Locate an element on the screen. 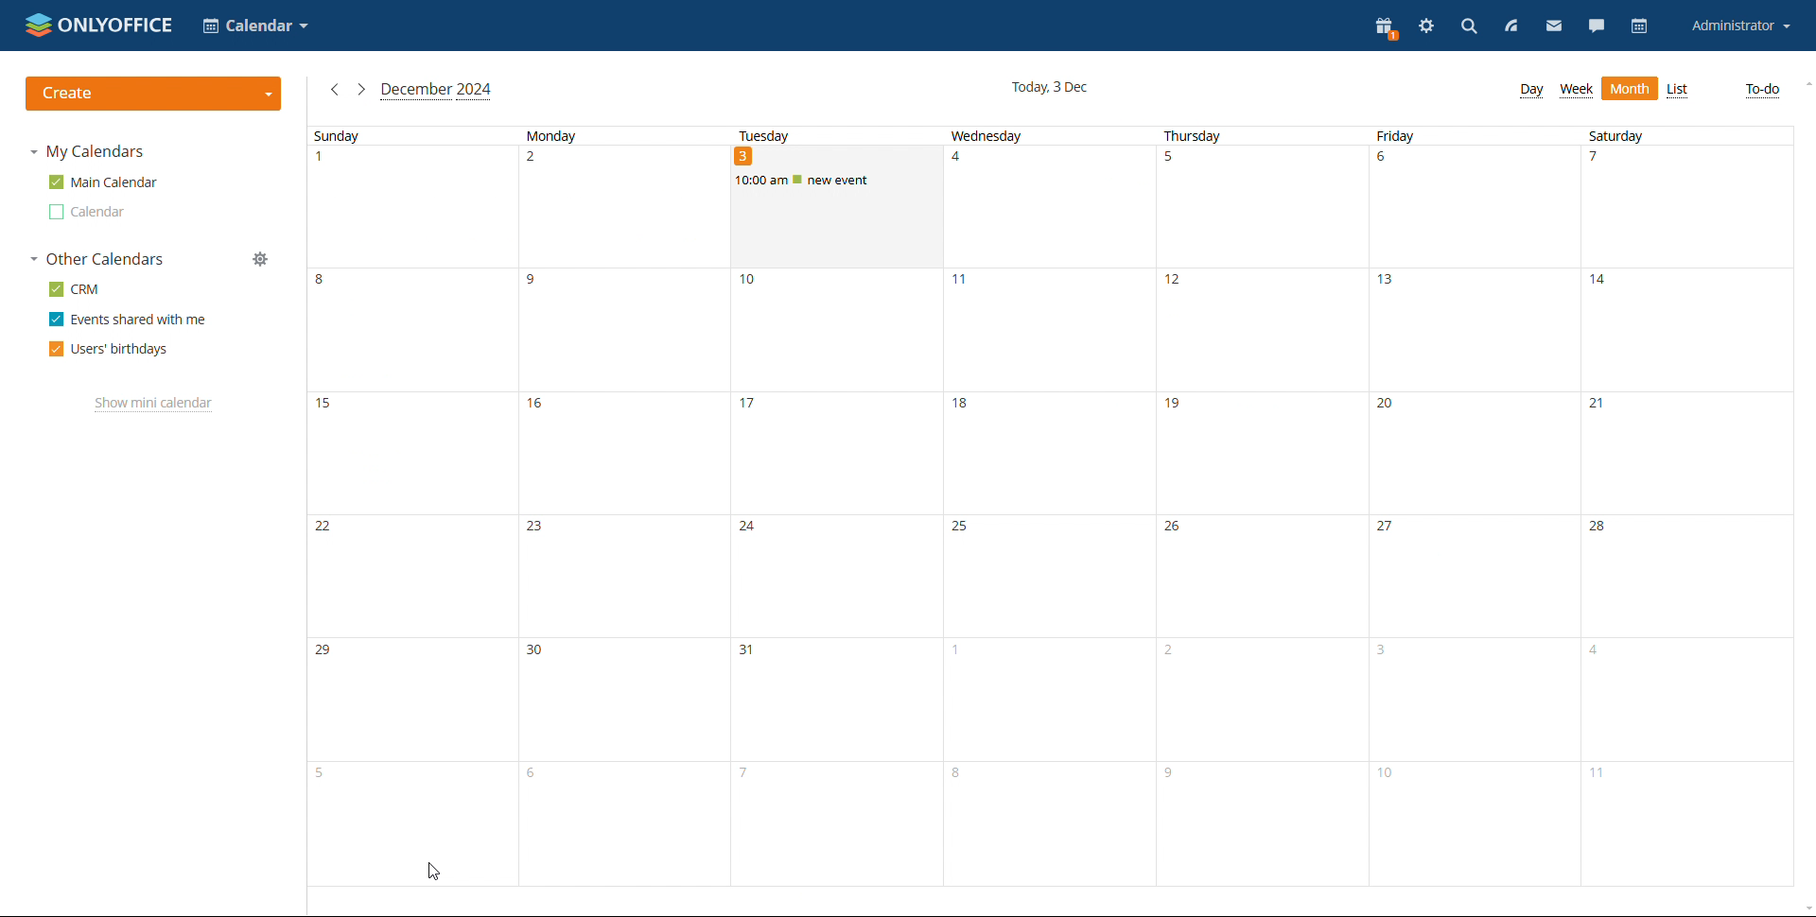 The image size is (1816, 917). other calendar is located at coordinates (89, 212).